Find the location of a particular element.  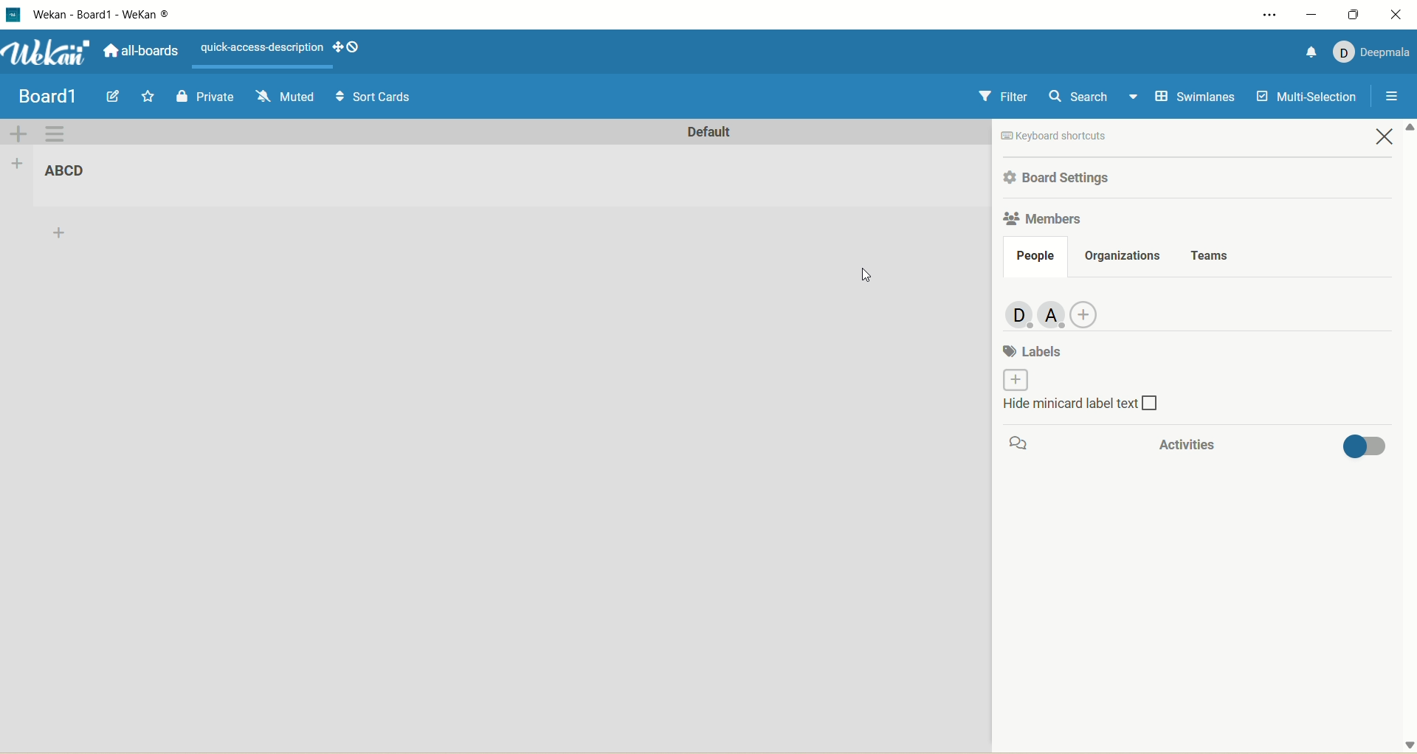

search is located at coordinates (1092, 98).